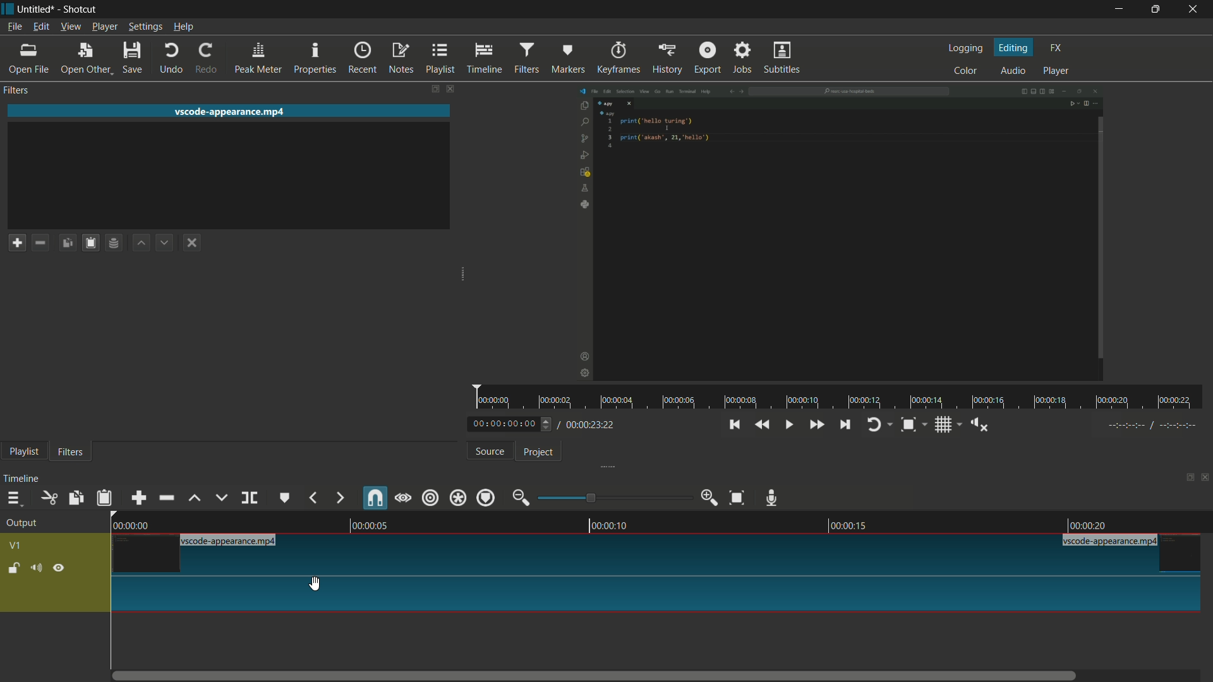 Image resolution: width=1213 pixels, height=682 pixels. I want to click on close timeline, so click(1205, 477).